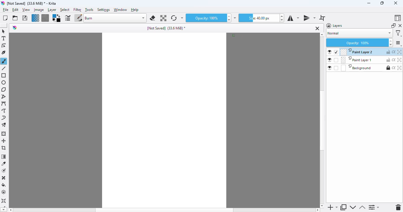 This screenshot has height=212, width=403. Describe the element at coordinates (167, 28) in the screenshot. I see `title` at that location.